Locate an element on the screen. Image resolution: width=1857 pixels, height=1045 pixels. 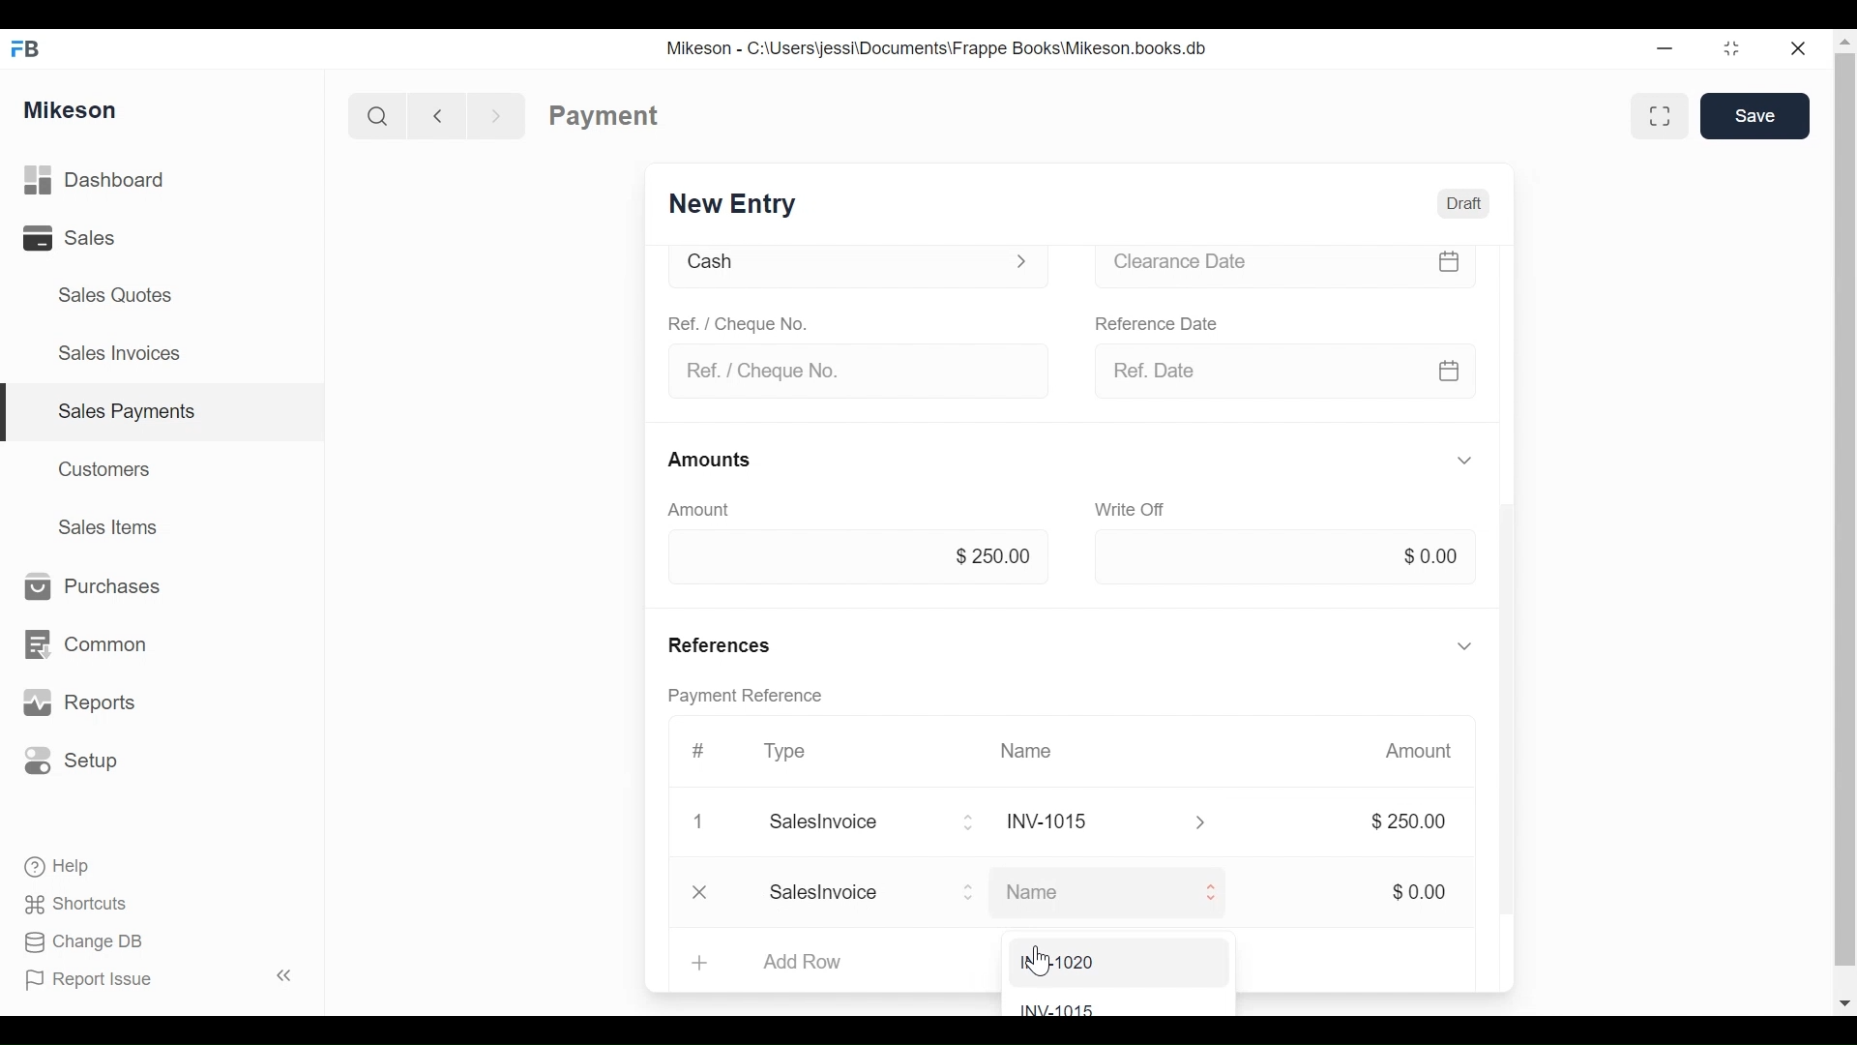
Sales is located at coordinates (68, 240).